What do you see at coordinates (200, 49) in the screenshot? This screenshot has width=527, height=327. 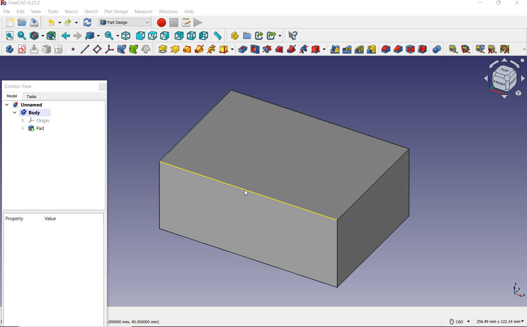 I see `additive pipe` at bounding box center [200, 49].